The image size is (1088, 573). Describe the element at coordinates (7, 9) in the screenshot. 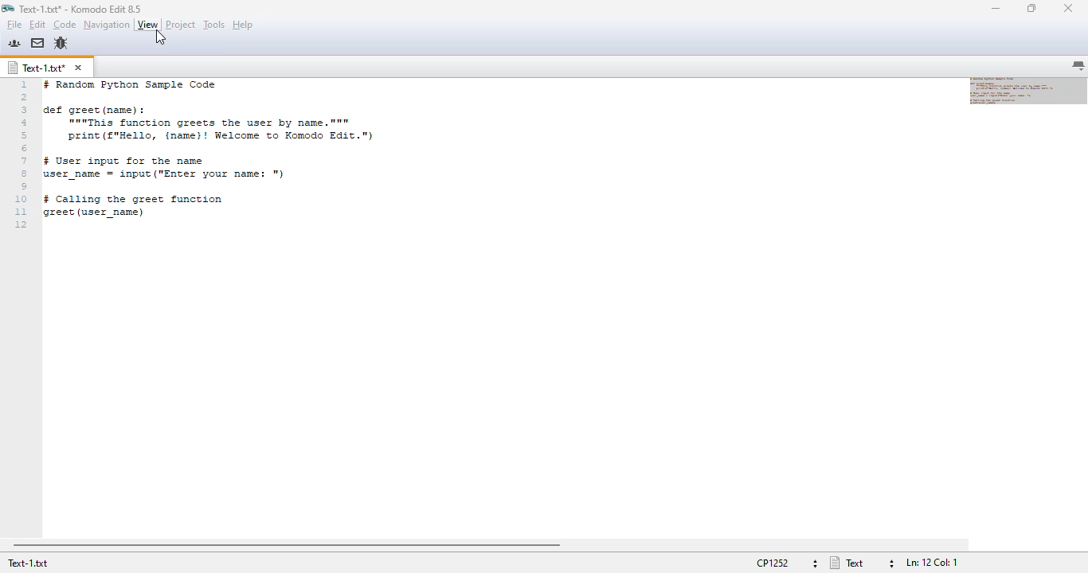

I see `logo` at that location.